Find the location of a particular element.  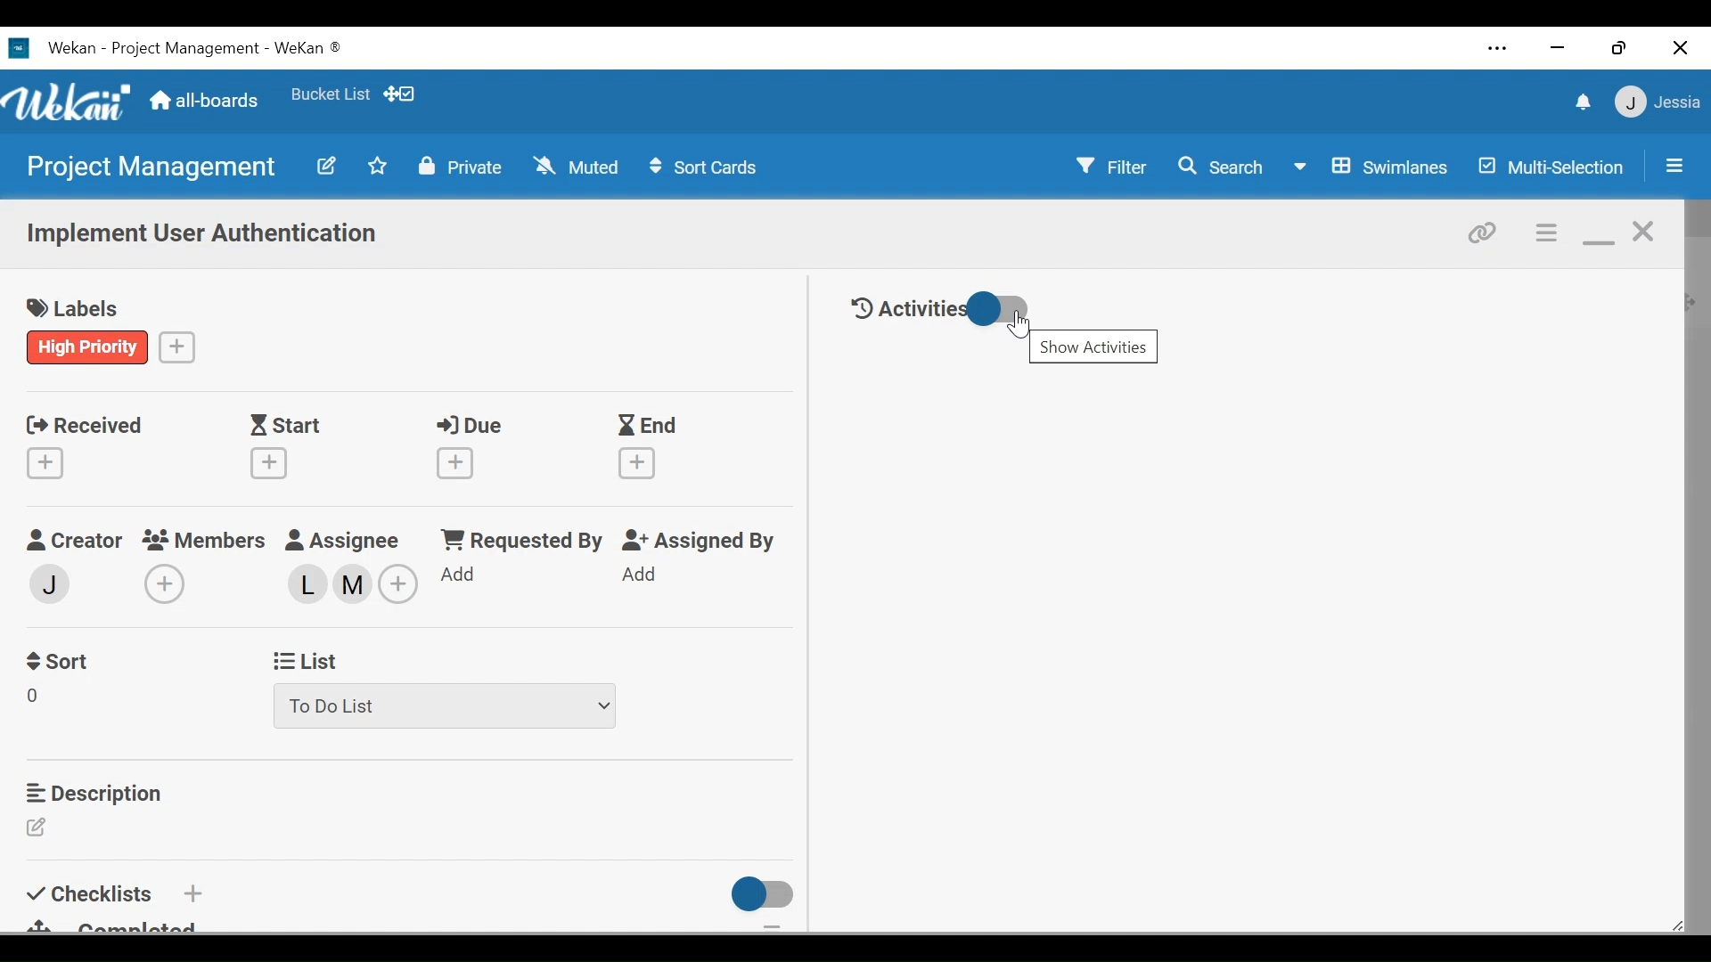

Wekan Desktop Icon is located at coordinates (20, 50).